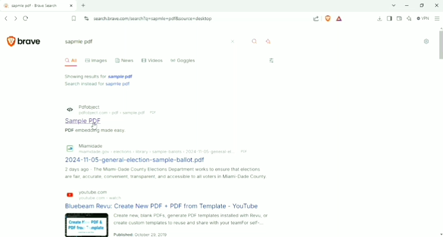 This screenshot has width=443, height=237. What do you see at coordinates (394, 5) in the screenshot?
I see `Search Tabs` at bounding box center [394, 5].